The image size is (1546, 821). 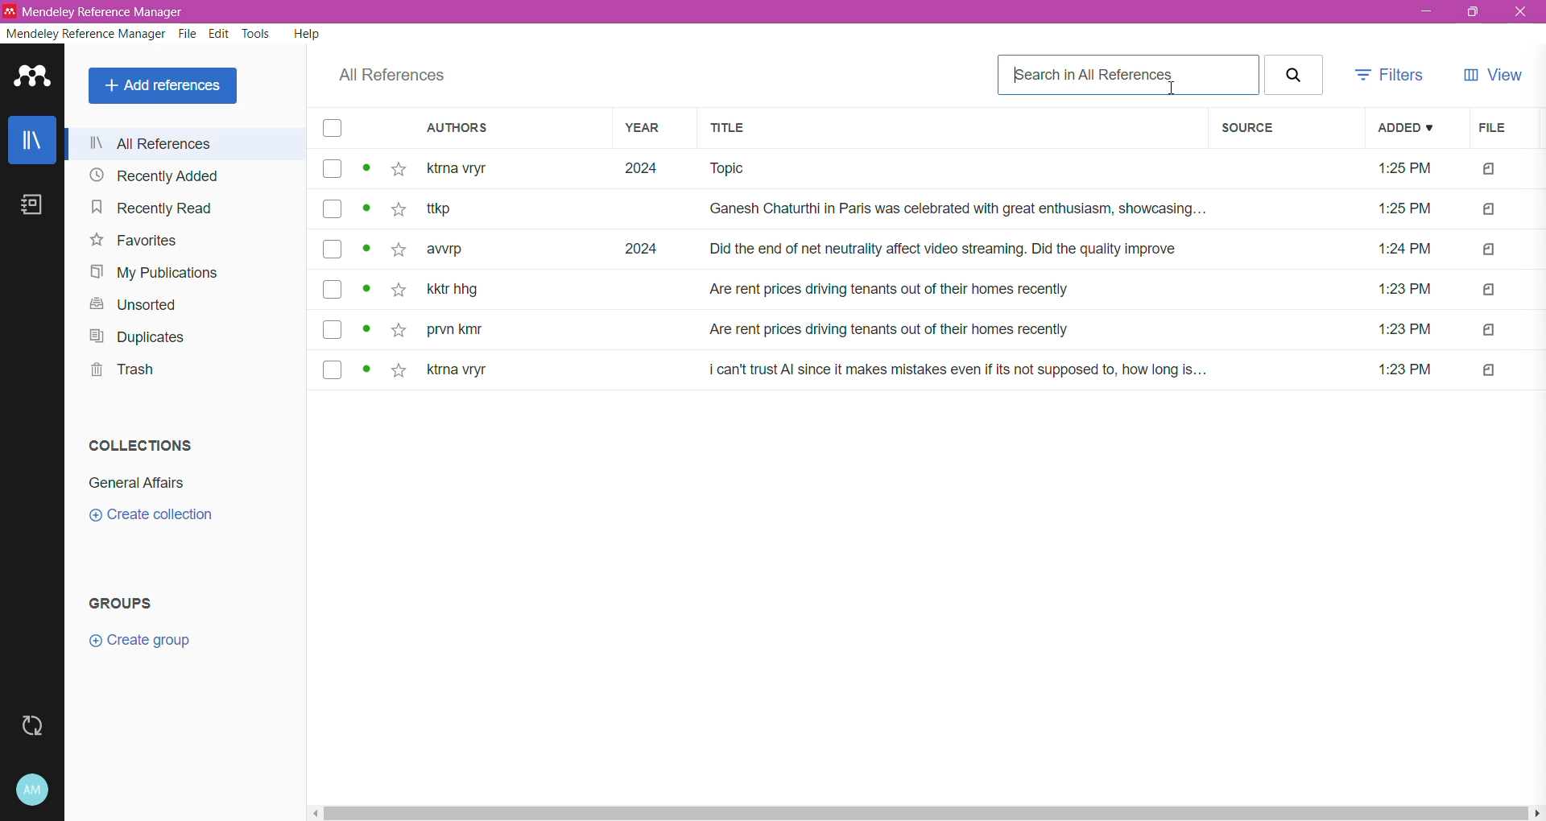 What do you see at coordinates (316, 814) in the screenshot?
I see `move left` at bounding box center [316, 814].